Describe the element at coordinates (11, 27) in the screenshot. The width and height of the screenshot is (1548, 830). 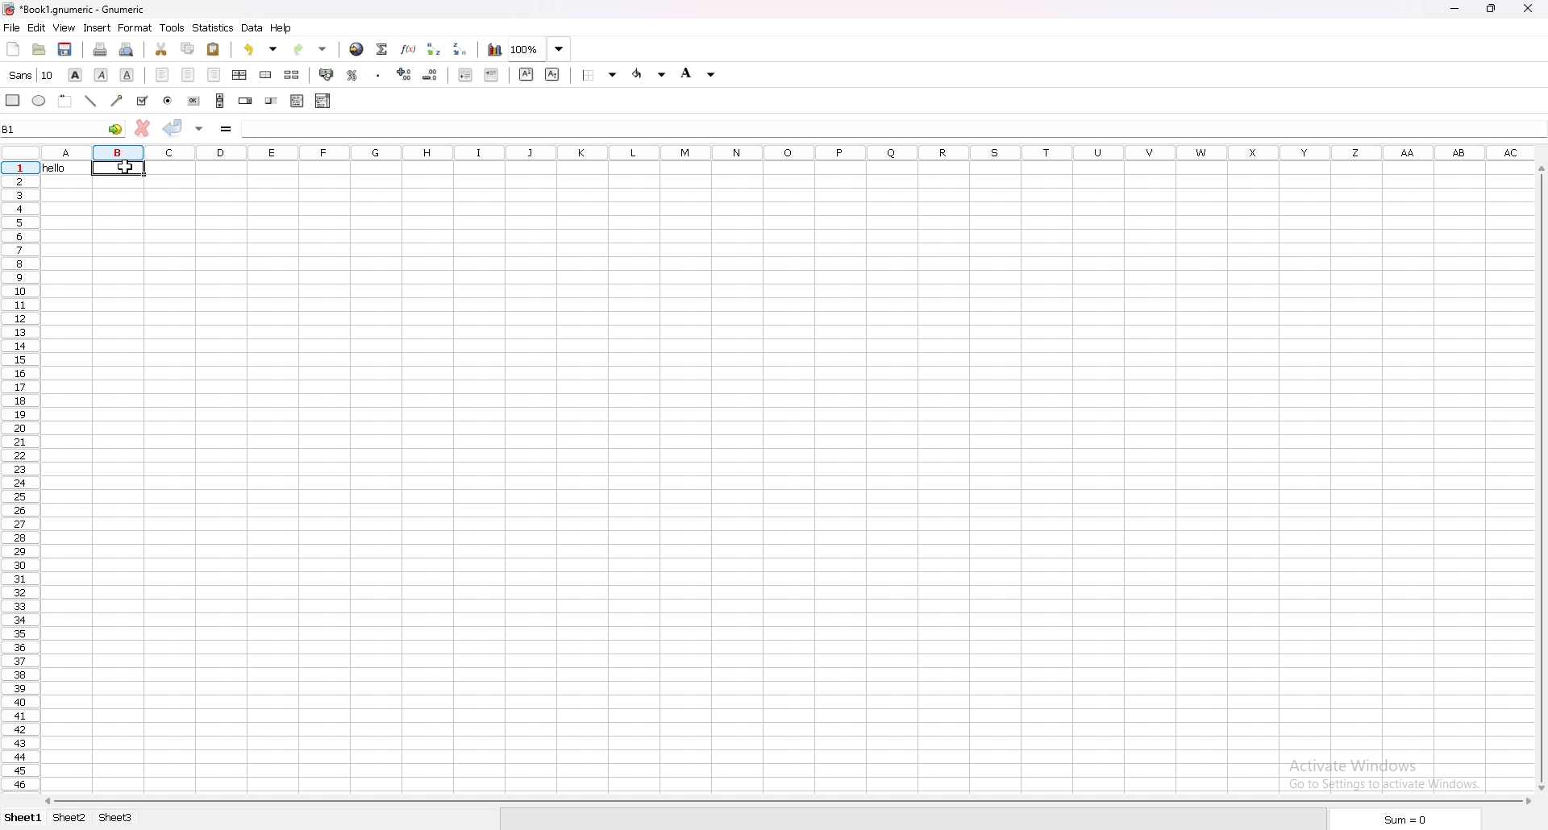
I see `file` at that location.